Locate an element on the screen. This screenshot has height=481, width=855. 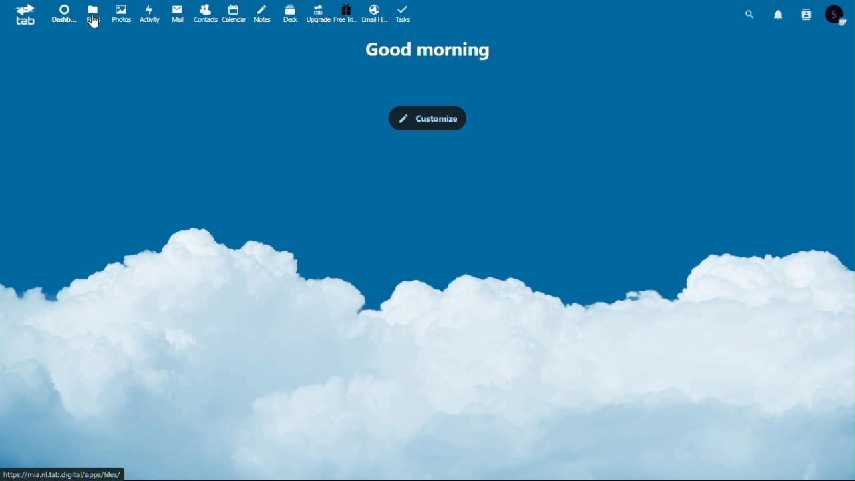
Account icon is located at coordinates (836, 15).